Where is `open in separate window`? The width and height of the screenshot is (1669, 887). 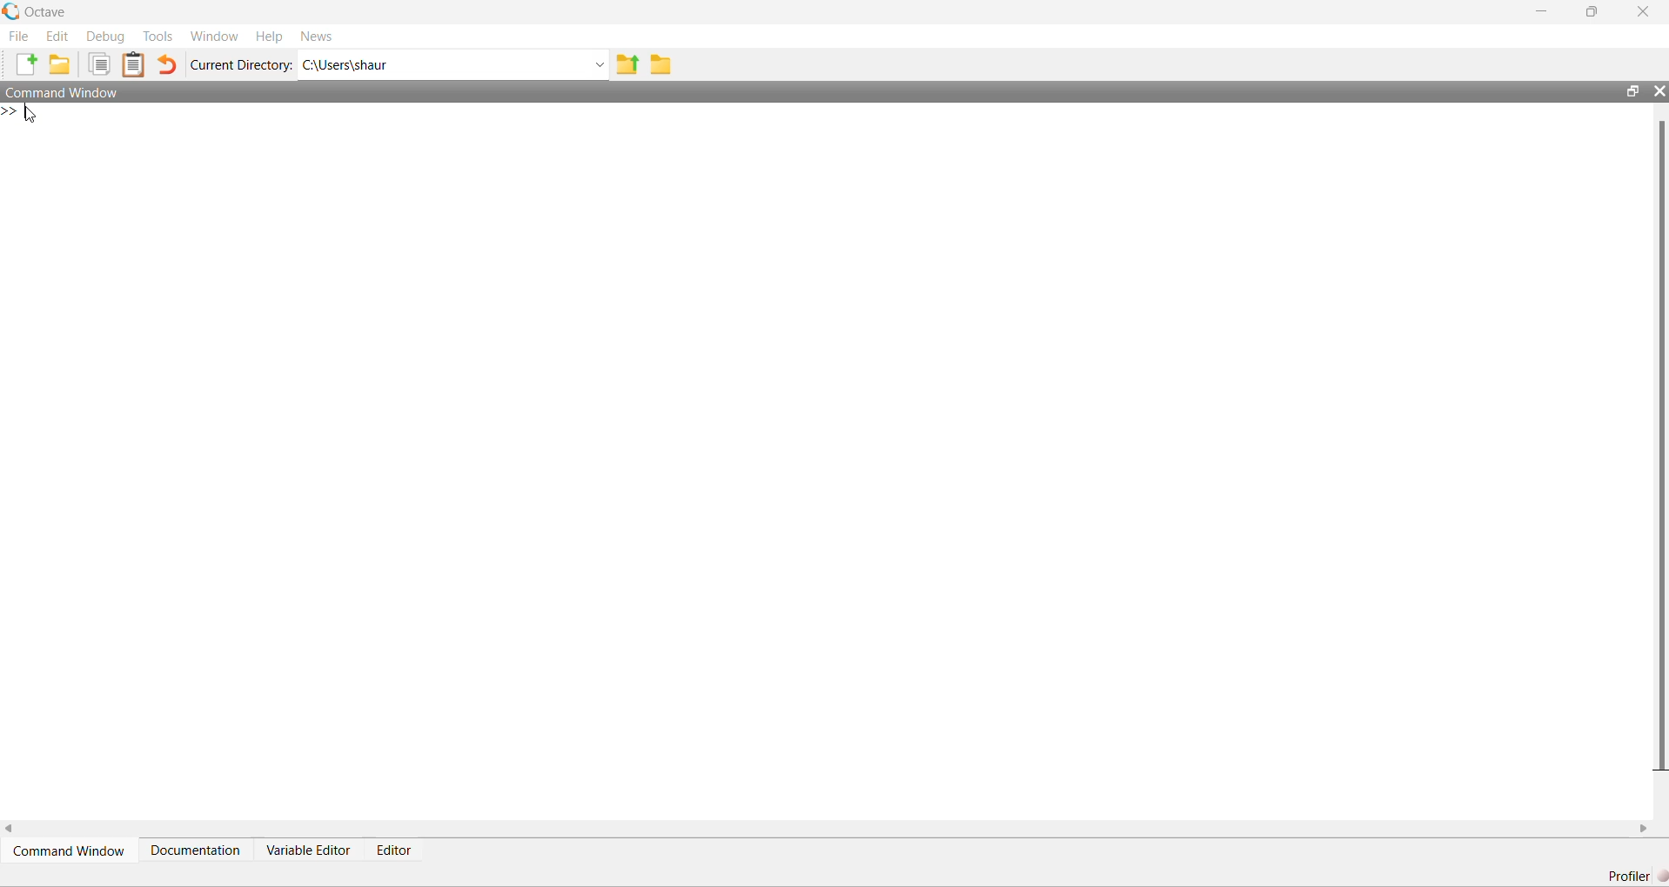
open in separate window is located at coordinates (1632, 91).